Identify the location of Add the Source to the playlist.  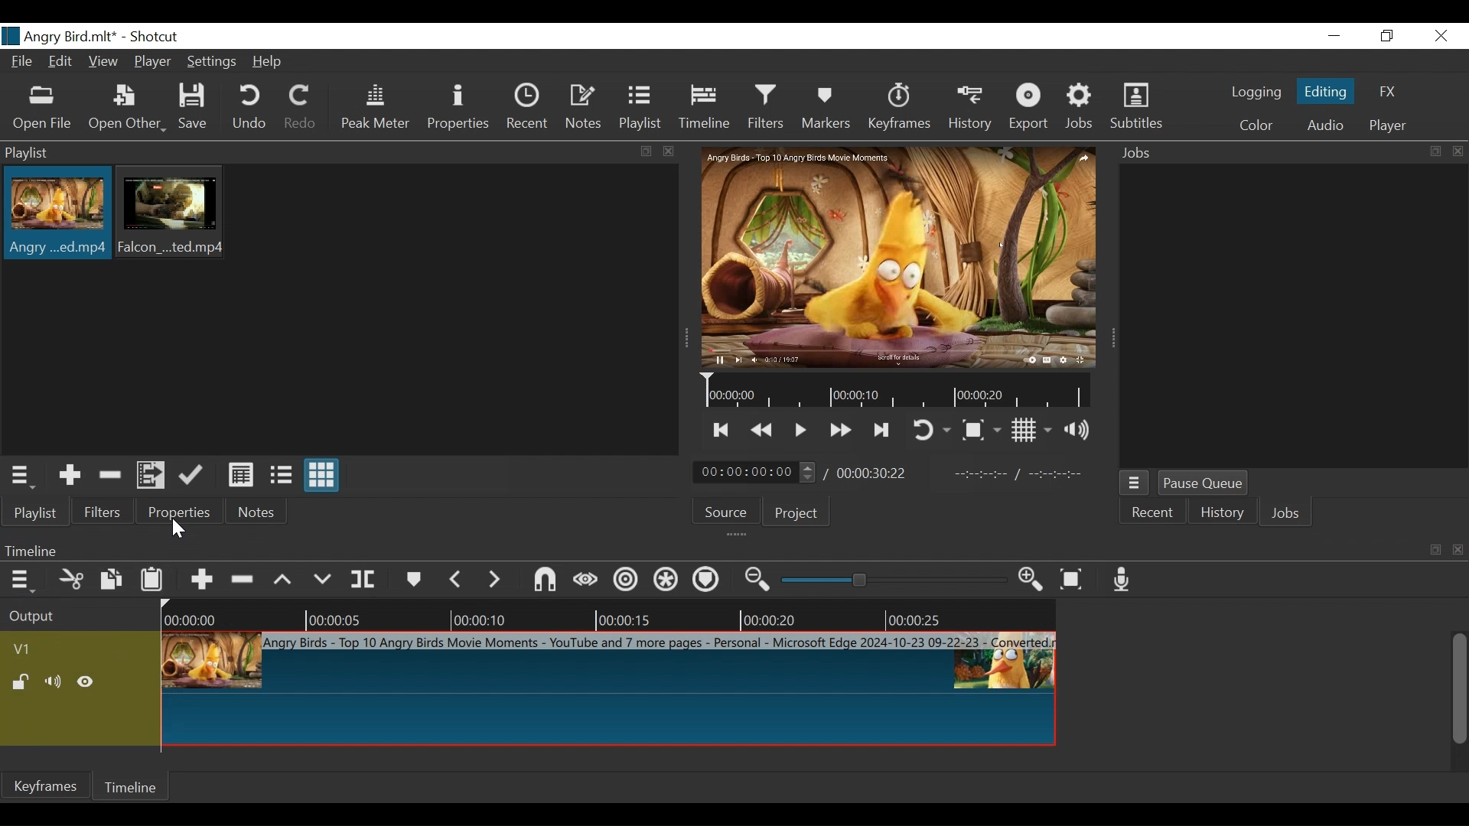
(68, 476).